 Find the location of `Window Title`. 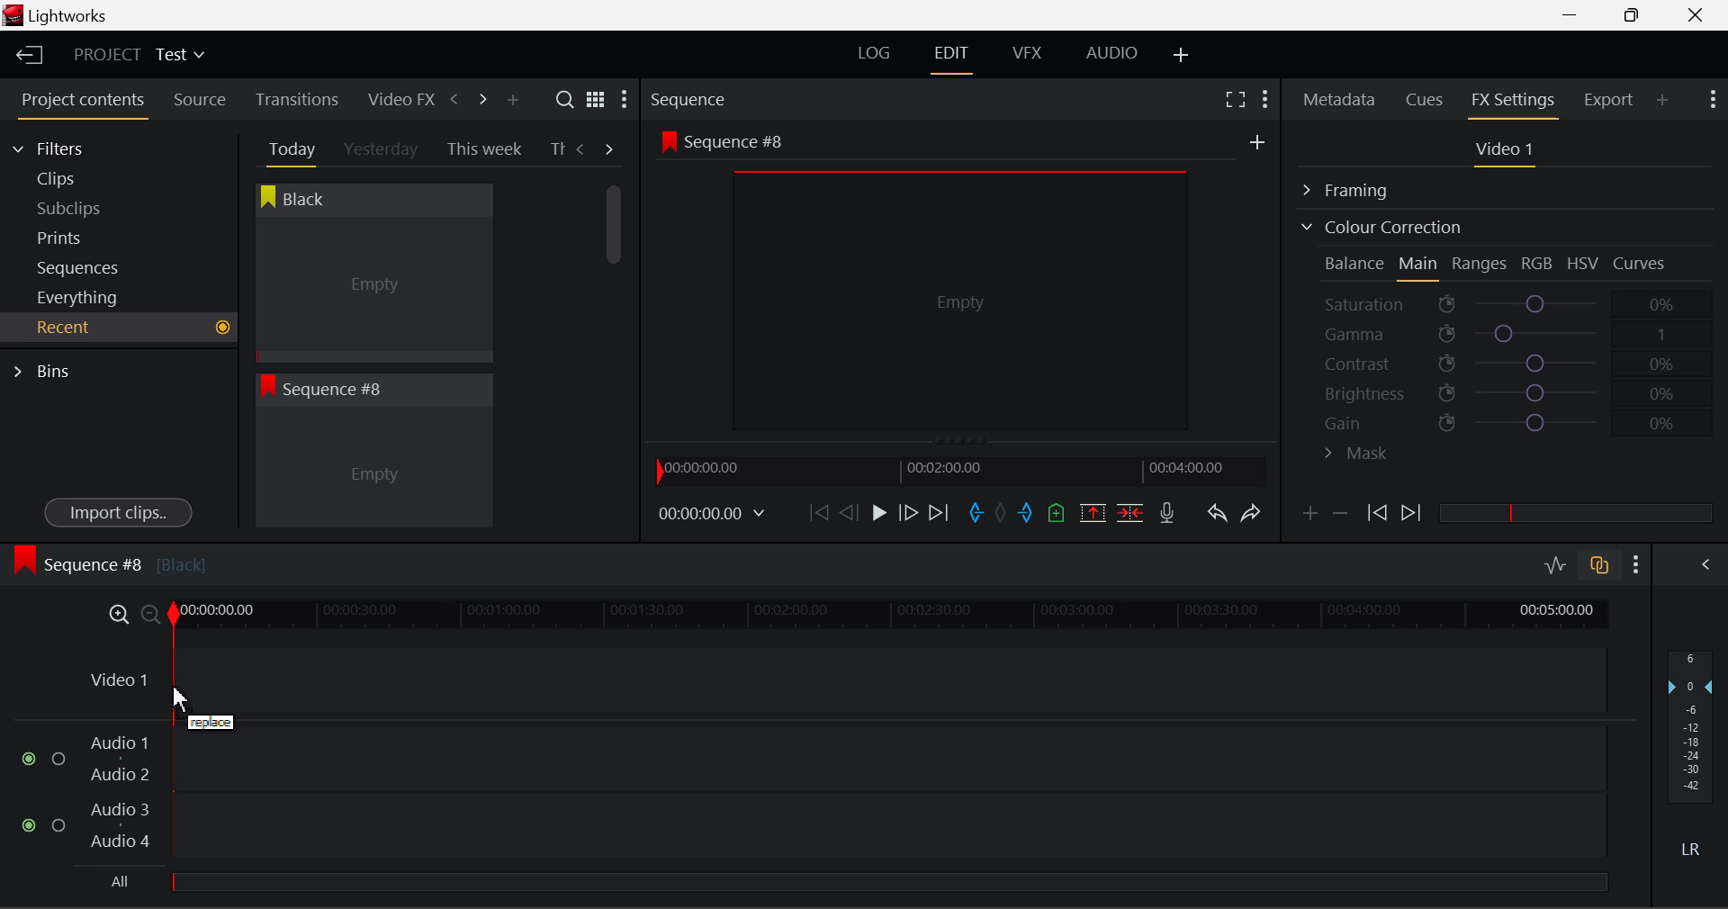

Window Title is located at coordinates (56, 17).